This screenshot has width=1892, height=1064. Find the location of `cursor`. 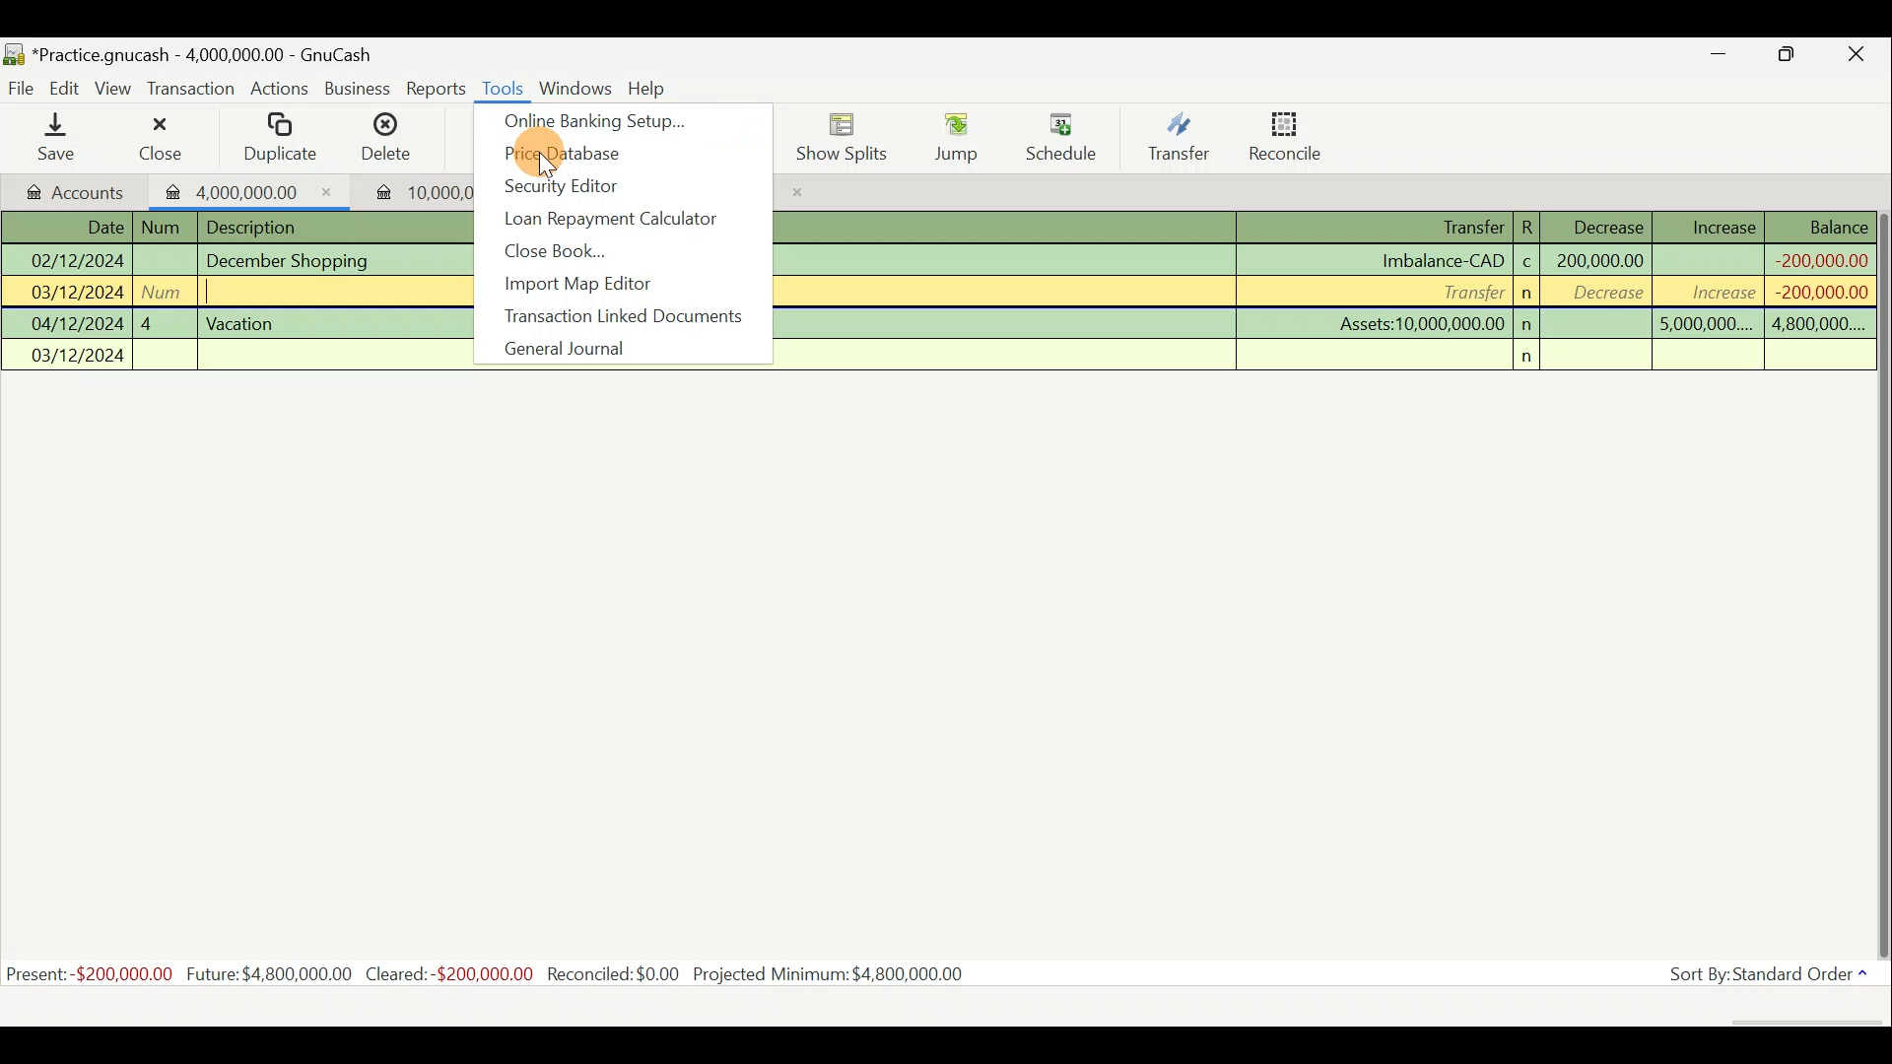

cursor is located at coordinates (552, 166).